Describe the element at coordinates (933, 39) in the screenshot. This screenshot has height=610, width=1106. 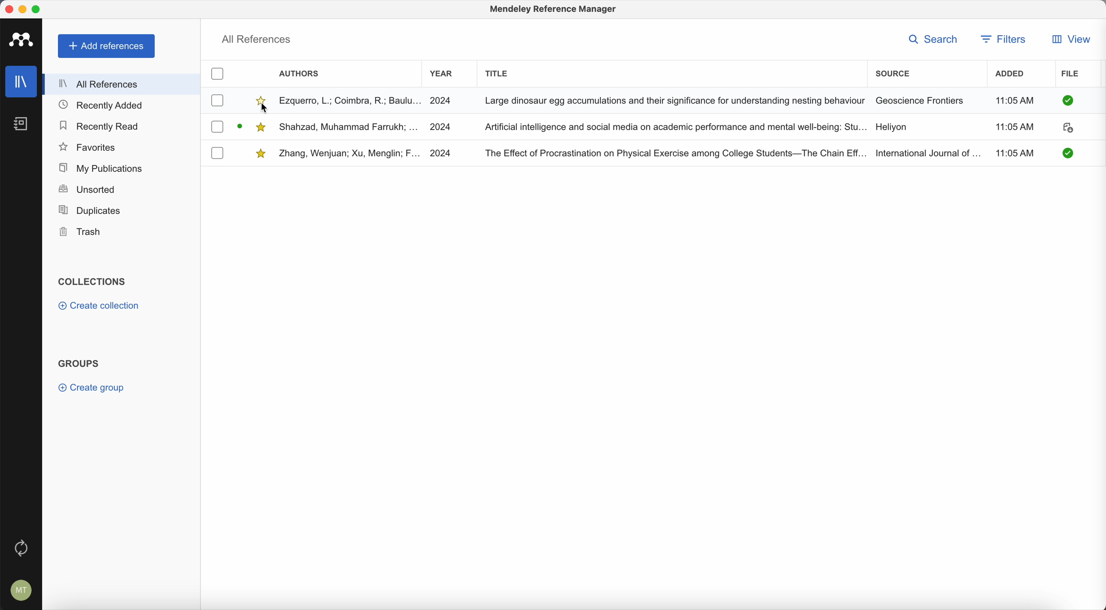
I see `search` at that location.